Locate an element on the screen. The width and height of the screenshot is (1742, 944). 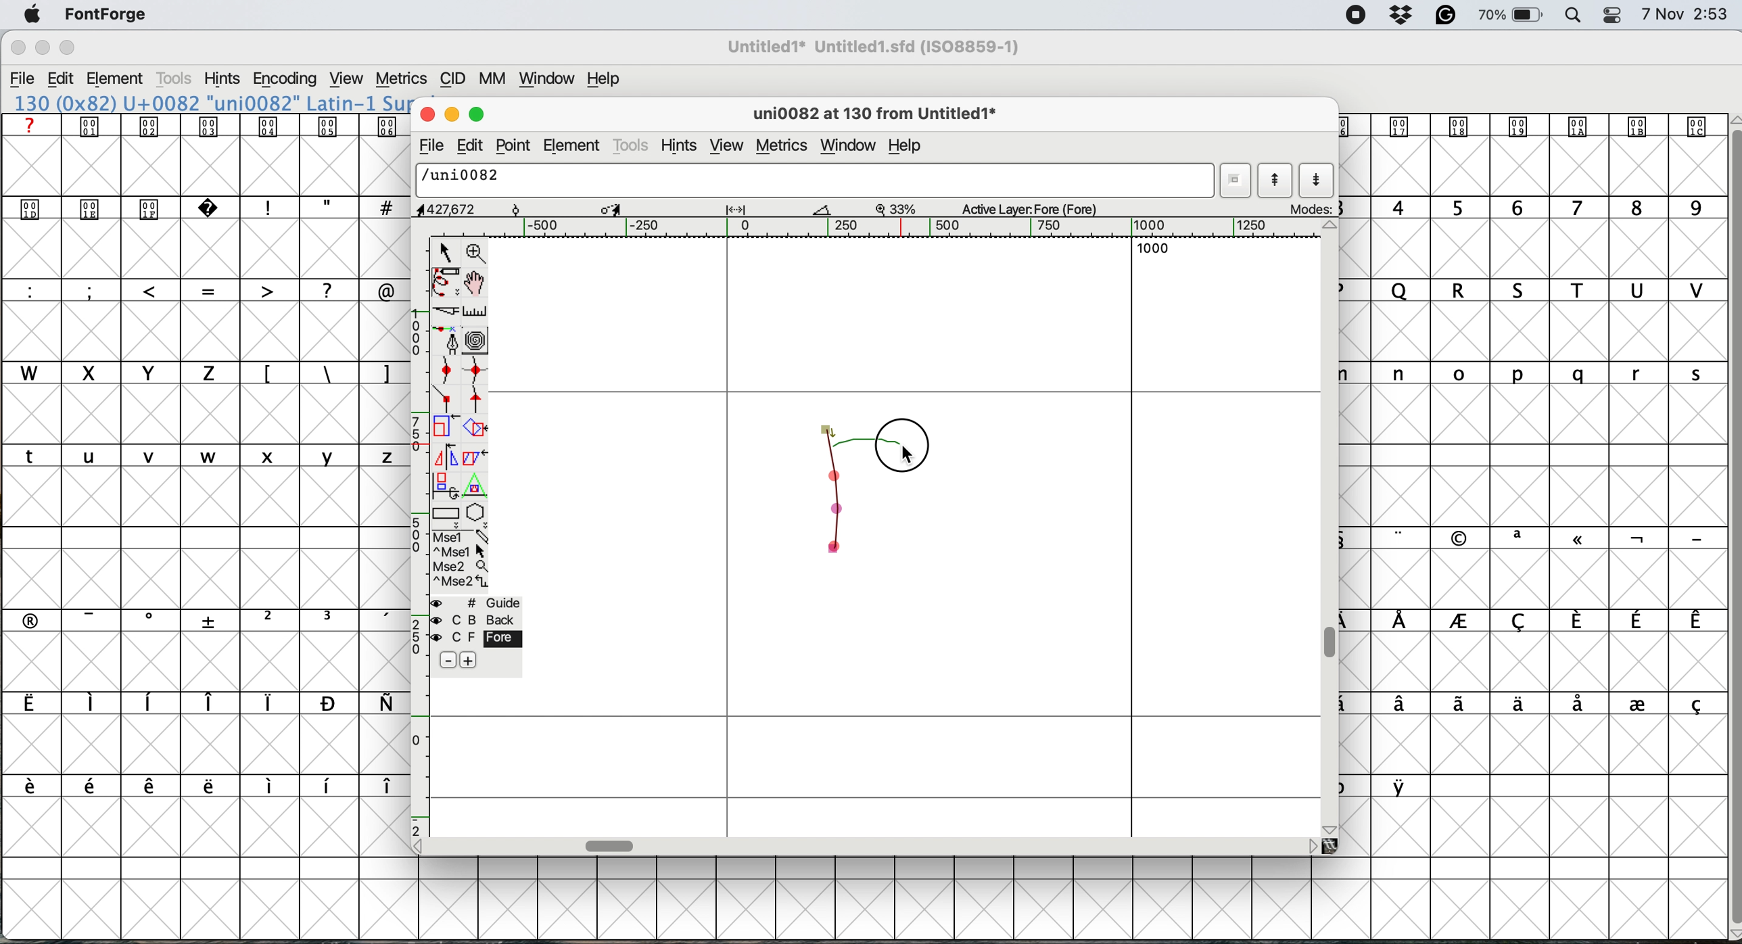
spotlight search is located at coordinates (1575, 16).